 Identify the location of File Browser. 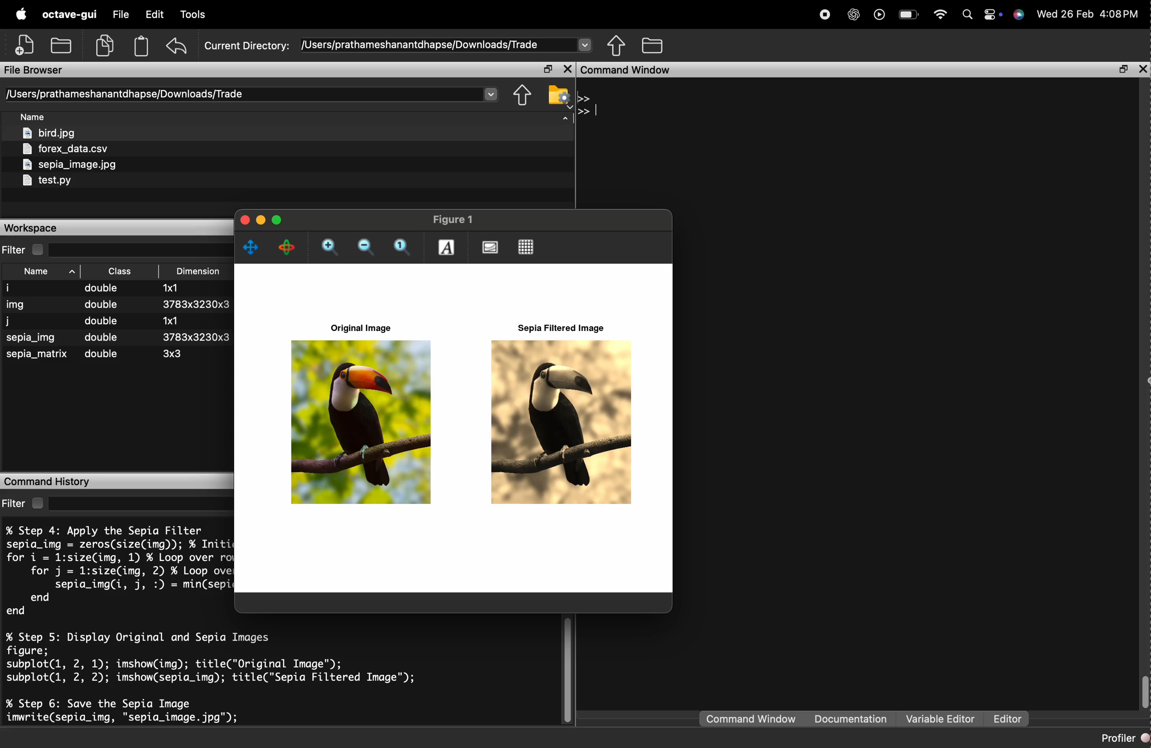
(35, 71).